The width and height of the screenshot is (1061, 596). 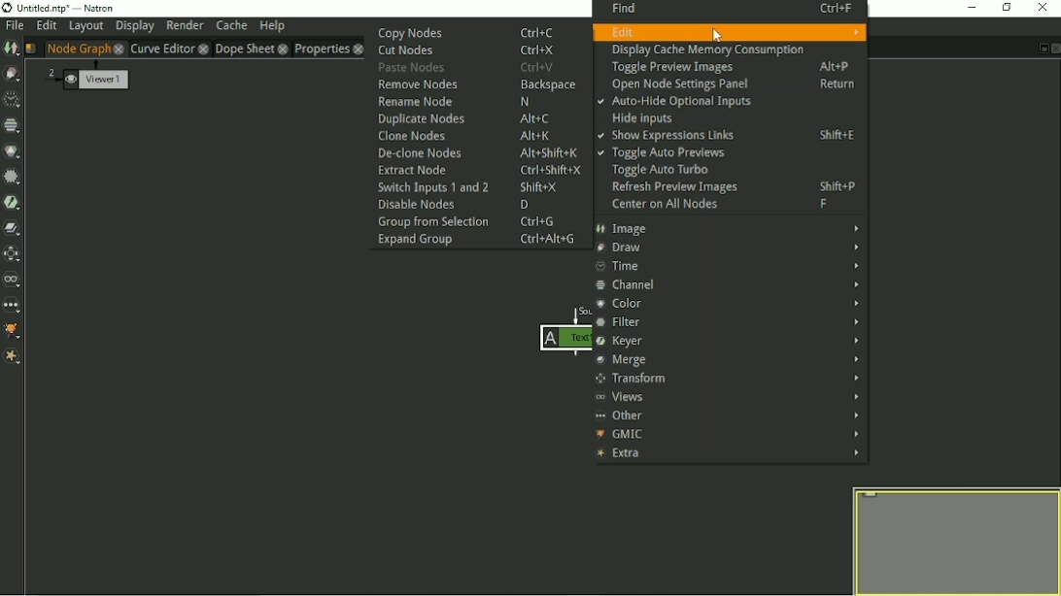 I want to click on close, so click(x=118, y=49).